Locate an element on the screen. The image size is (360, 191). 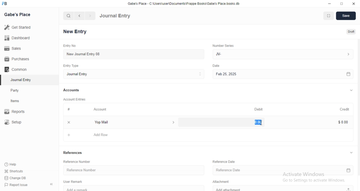
navigate forward is located at coordinates (90, 16).